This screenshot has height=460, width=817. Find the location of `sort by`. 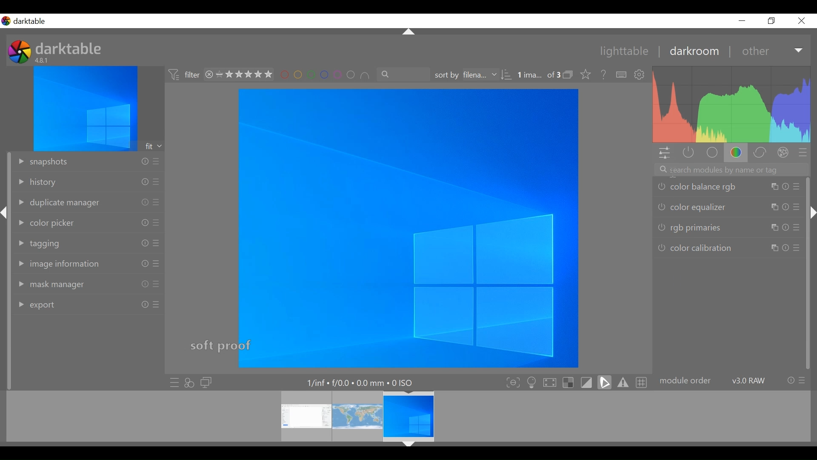

sort by is located at coordinates (466, 75).